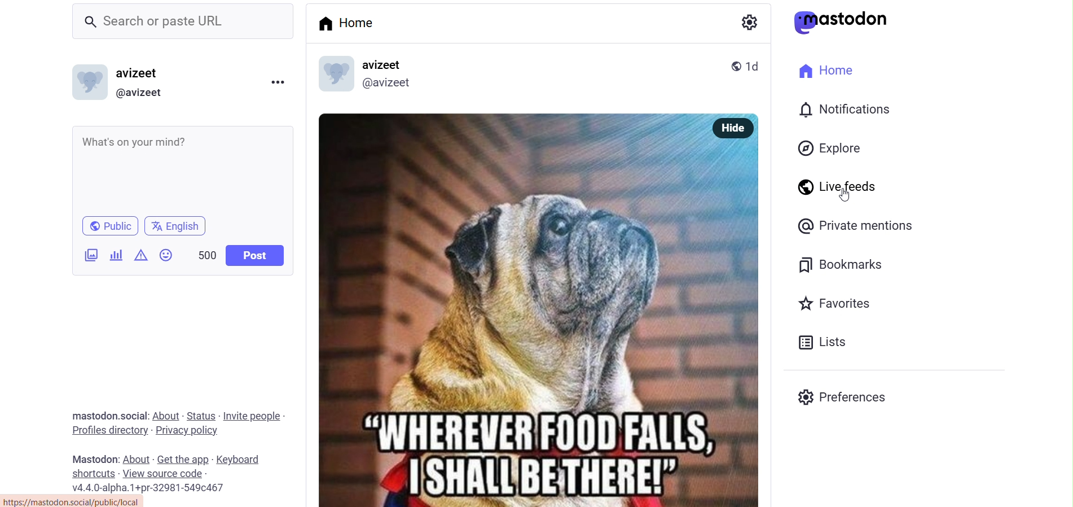 This screenshot has height=507, width=1073. What do you see at coordinates (360, 23) in the screenshot?
I see `home` at bounding box center [360, 23].